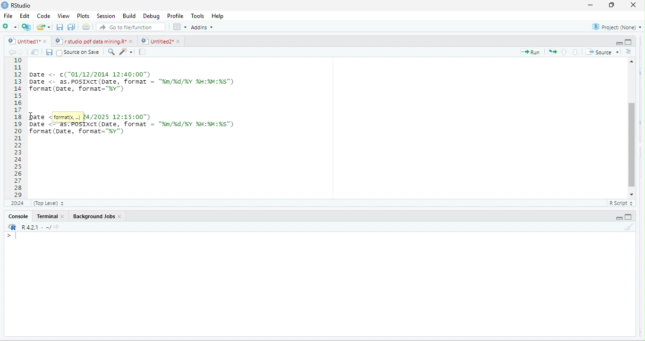 This screenshot has width=645, height=341. I want to click on cursor movement, so click(31, 119).